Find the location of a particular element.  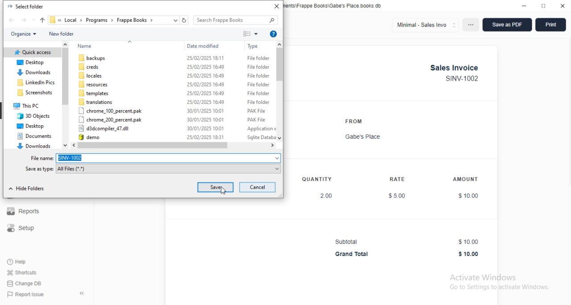

cancel is located at coordinates (257, 187).